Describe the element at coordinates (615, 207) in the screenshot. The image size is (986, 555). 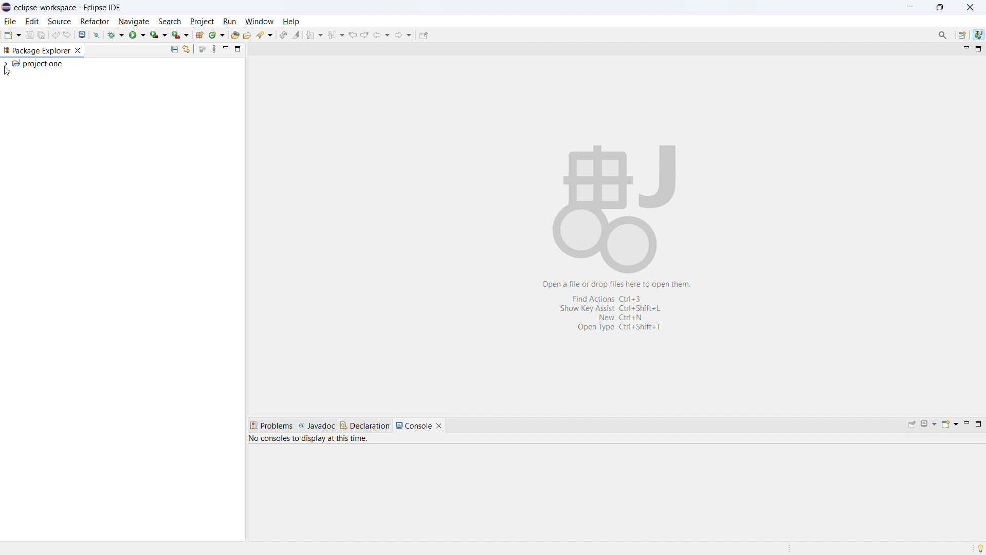
I see `Workspace logo` at that location.